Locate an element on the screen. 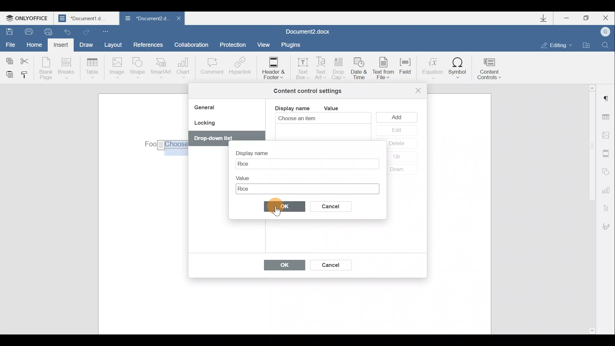 Image resolution: width=615 pixels, height=346 pixels. Account name is located at coordinates (603, 32).